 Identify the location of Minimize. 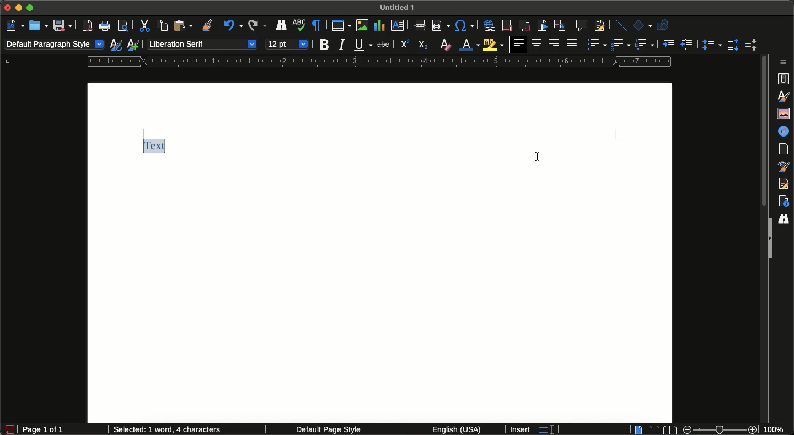
(20, 9).